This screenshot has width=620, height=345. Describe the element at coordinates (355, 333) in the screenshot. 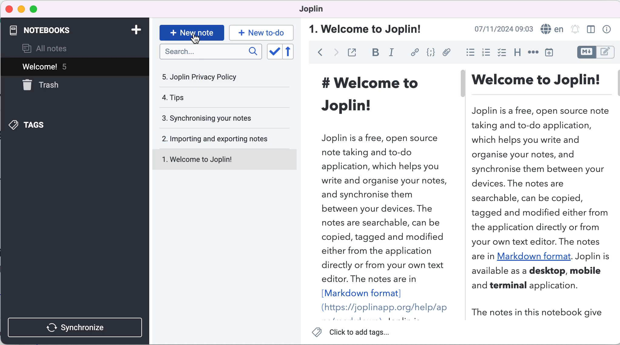

I see `click to add tags` at that location.